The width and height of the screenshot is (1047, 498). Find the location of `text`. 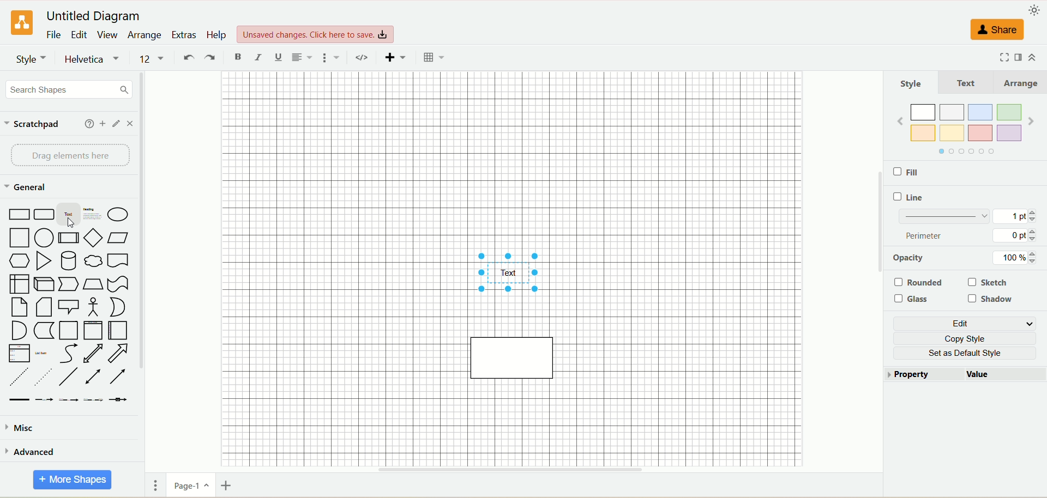

text is located at coordinates (316, 32).